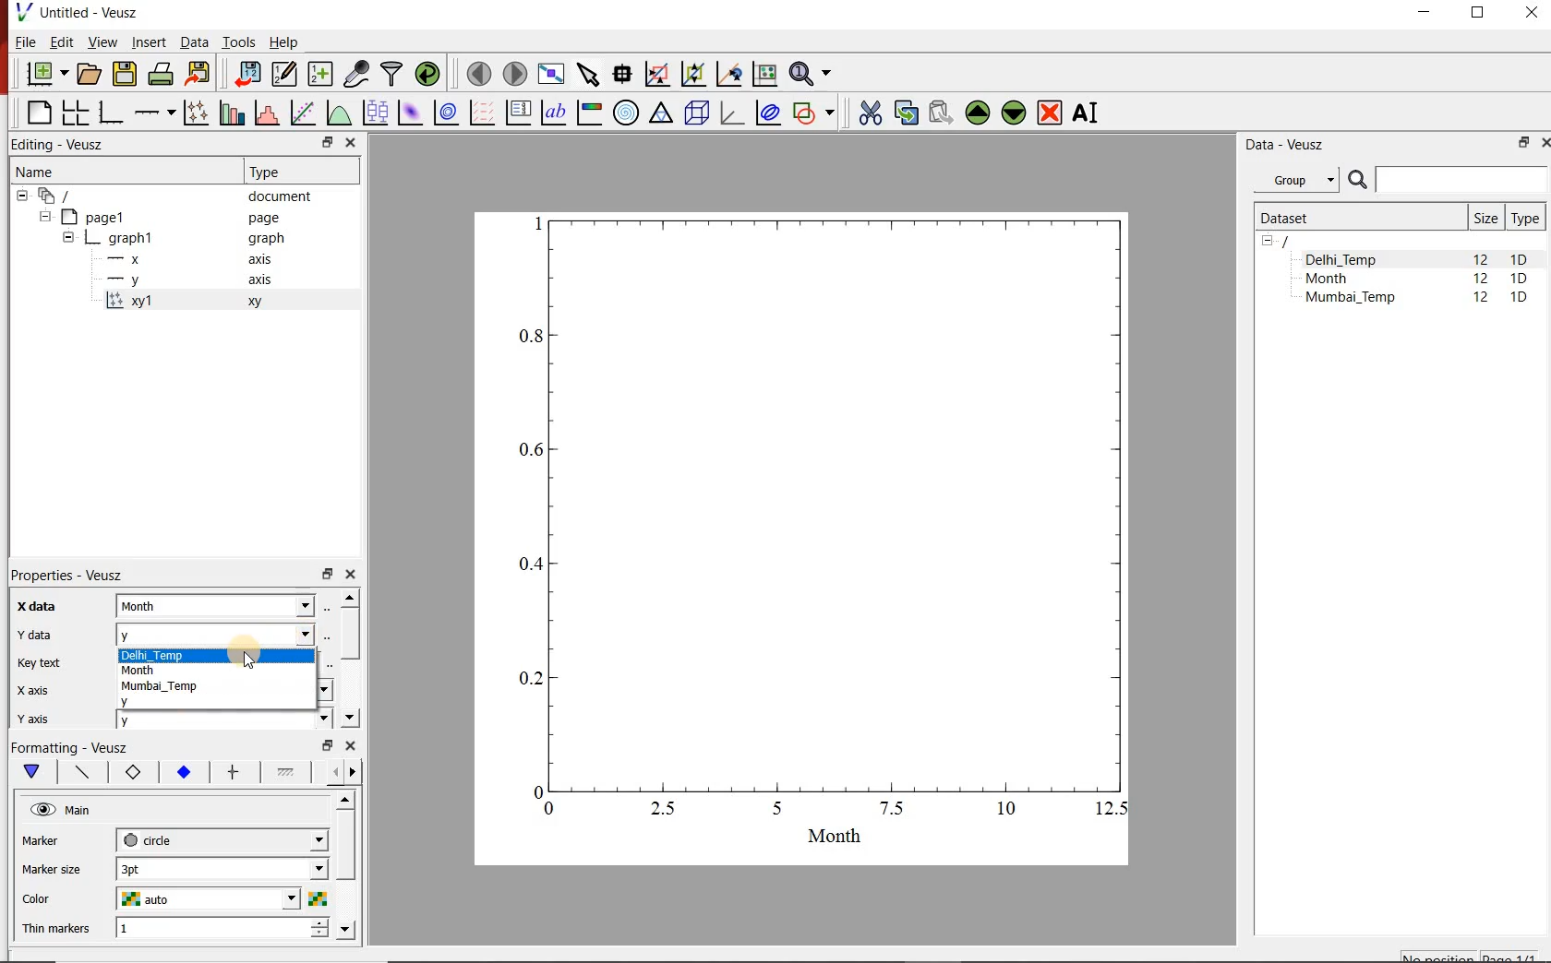 The height and width of the screenshot is (963, 1551). Describe the element at coordinates (392, 74) in the screenshot. I see `filter data` at that location.